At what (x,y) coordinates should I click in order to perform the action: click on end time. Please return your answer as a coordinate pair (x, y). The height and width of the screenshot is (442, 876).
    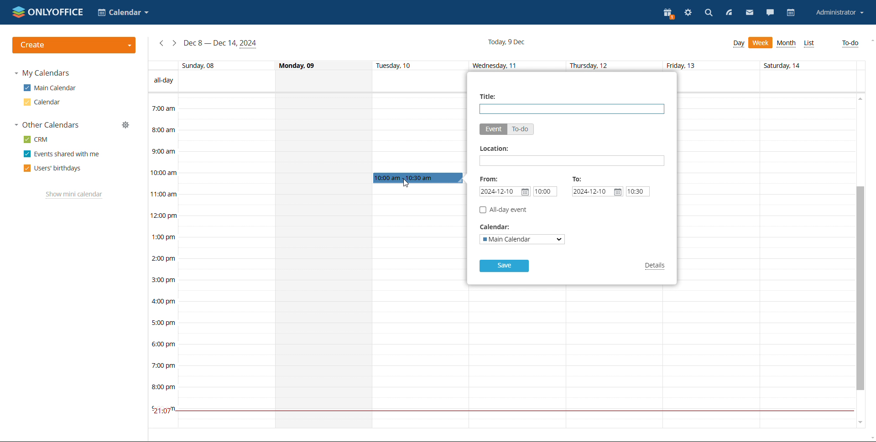
    Looking at the image, I should click on (638, 191).